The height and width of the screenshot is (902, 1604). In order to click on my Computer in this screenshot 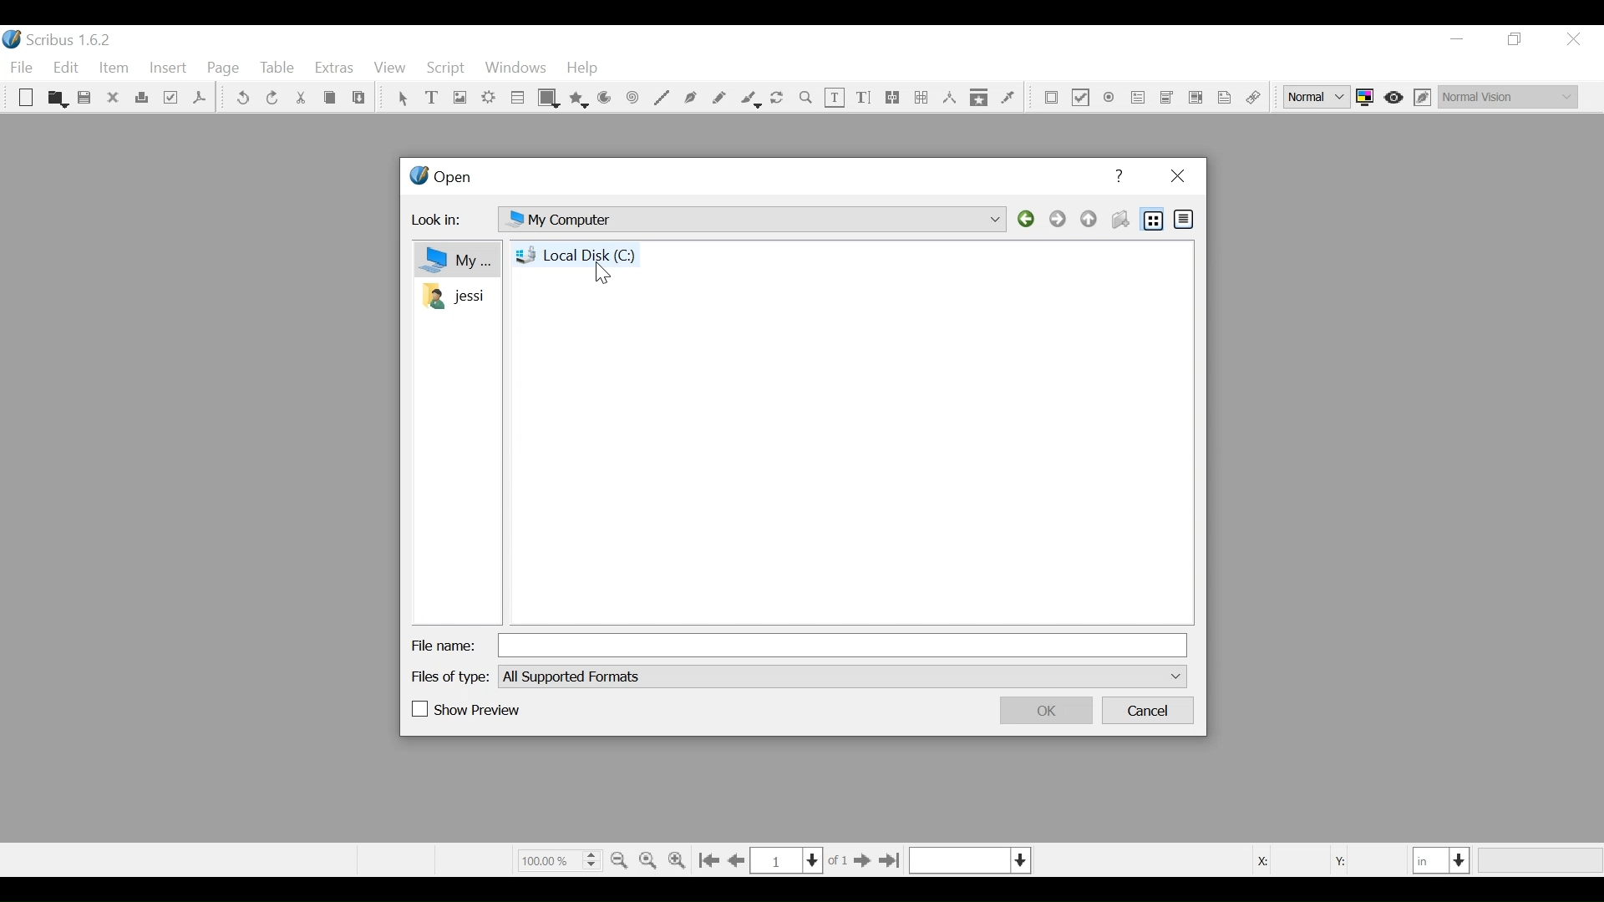, I will do `click(454, 259)`.